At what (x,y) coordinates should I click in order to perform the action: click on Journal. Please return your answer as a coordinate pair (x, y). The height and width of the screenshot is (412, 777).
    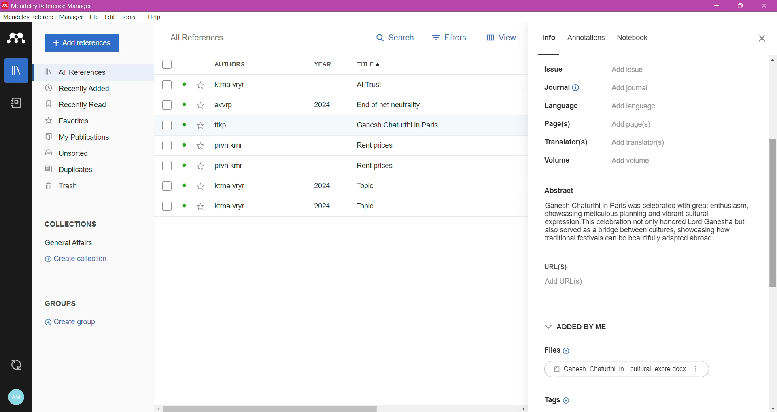
    Looking at the image, I should click on (562, 88).